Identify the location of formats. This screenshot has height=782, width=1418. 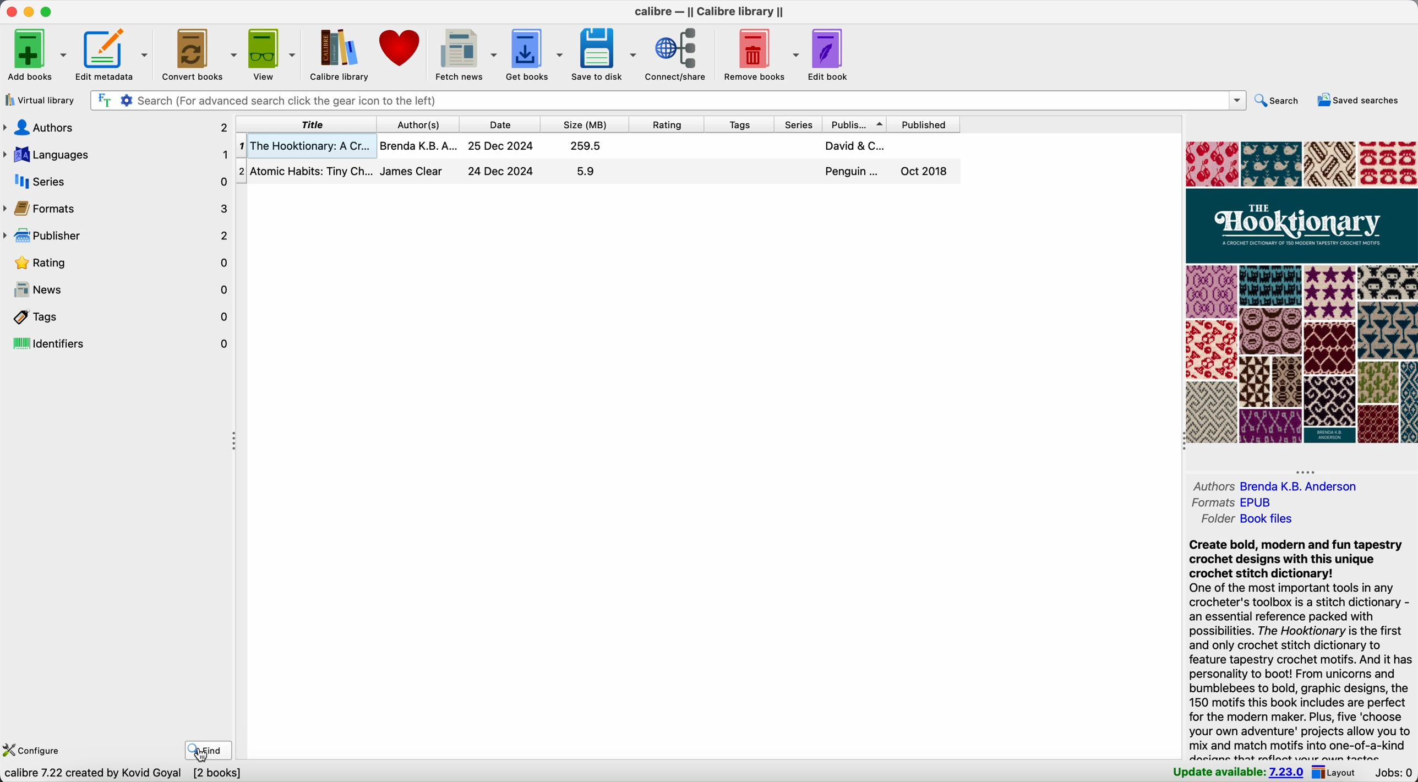
(1231, 504).